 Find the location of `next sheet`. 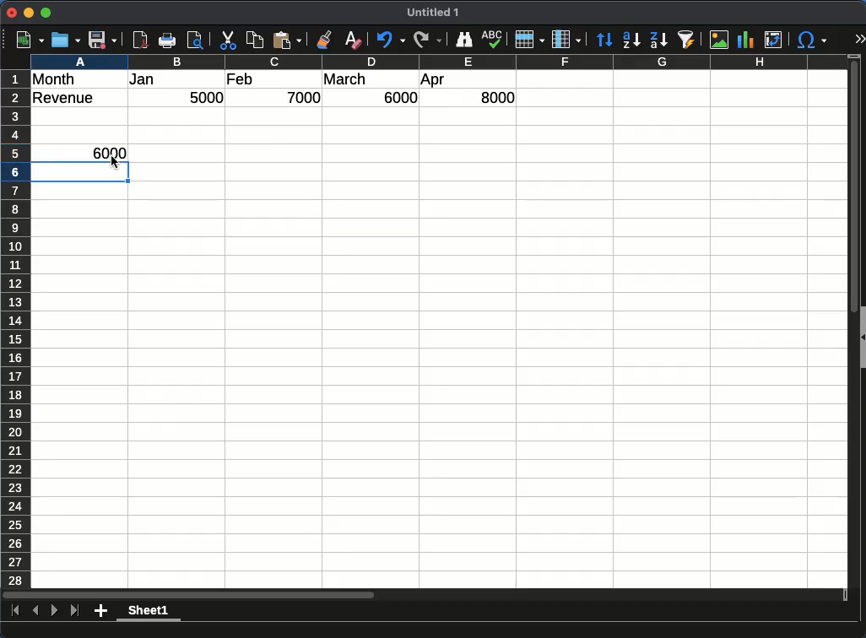

next sheet is located at coordinates (55, 610).